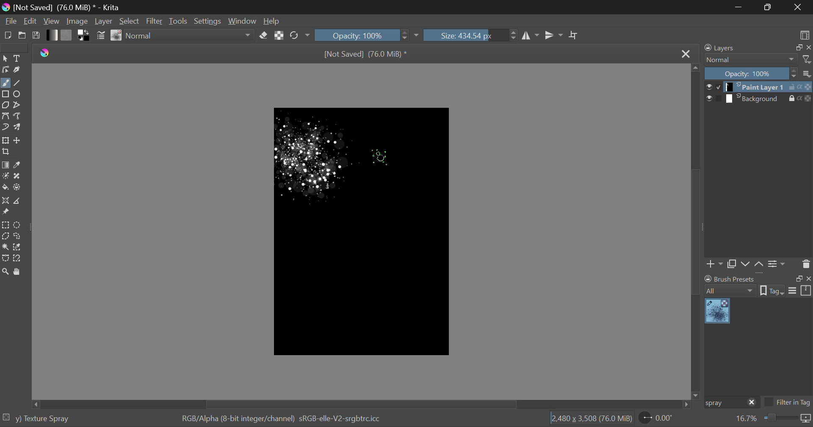 Image resolution: width=813 pixels, height=427 pixels. Describe the element at coordinates (130, 21) in the screenshot. I see `Select` at that location.